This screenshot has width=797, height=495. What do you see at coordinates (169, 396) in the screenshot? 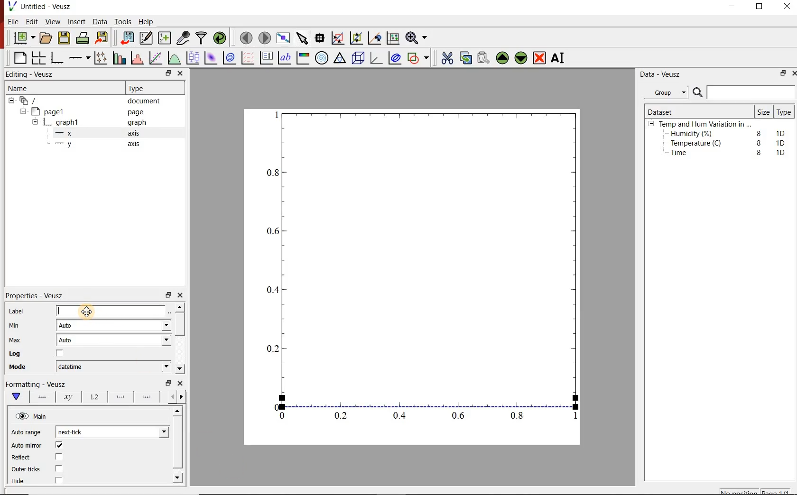
I see `go back` at bounding box center [169, 396].